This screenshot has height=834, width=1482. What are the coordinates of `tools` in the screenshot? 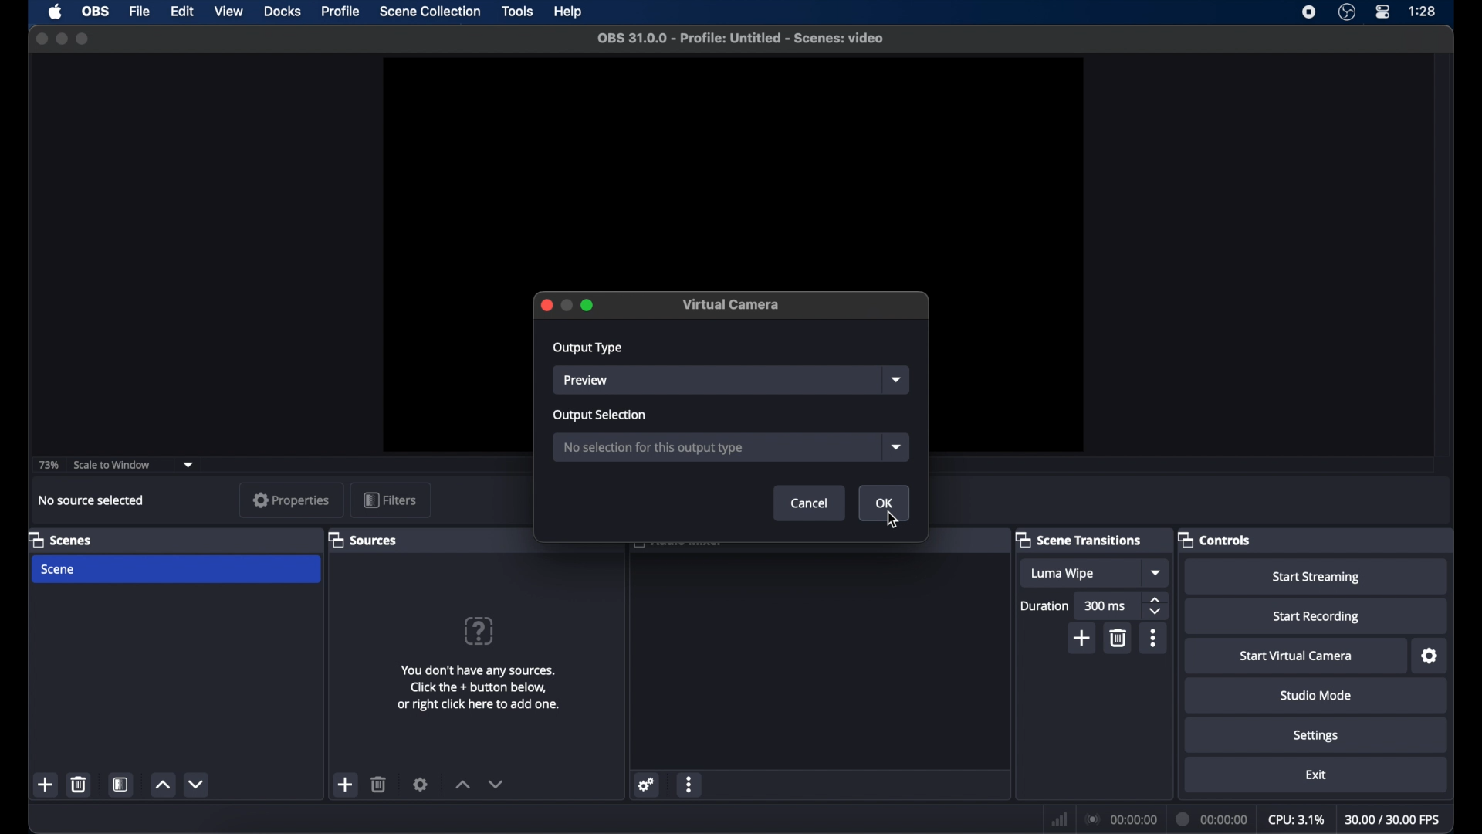 It's located at (518, 10).